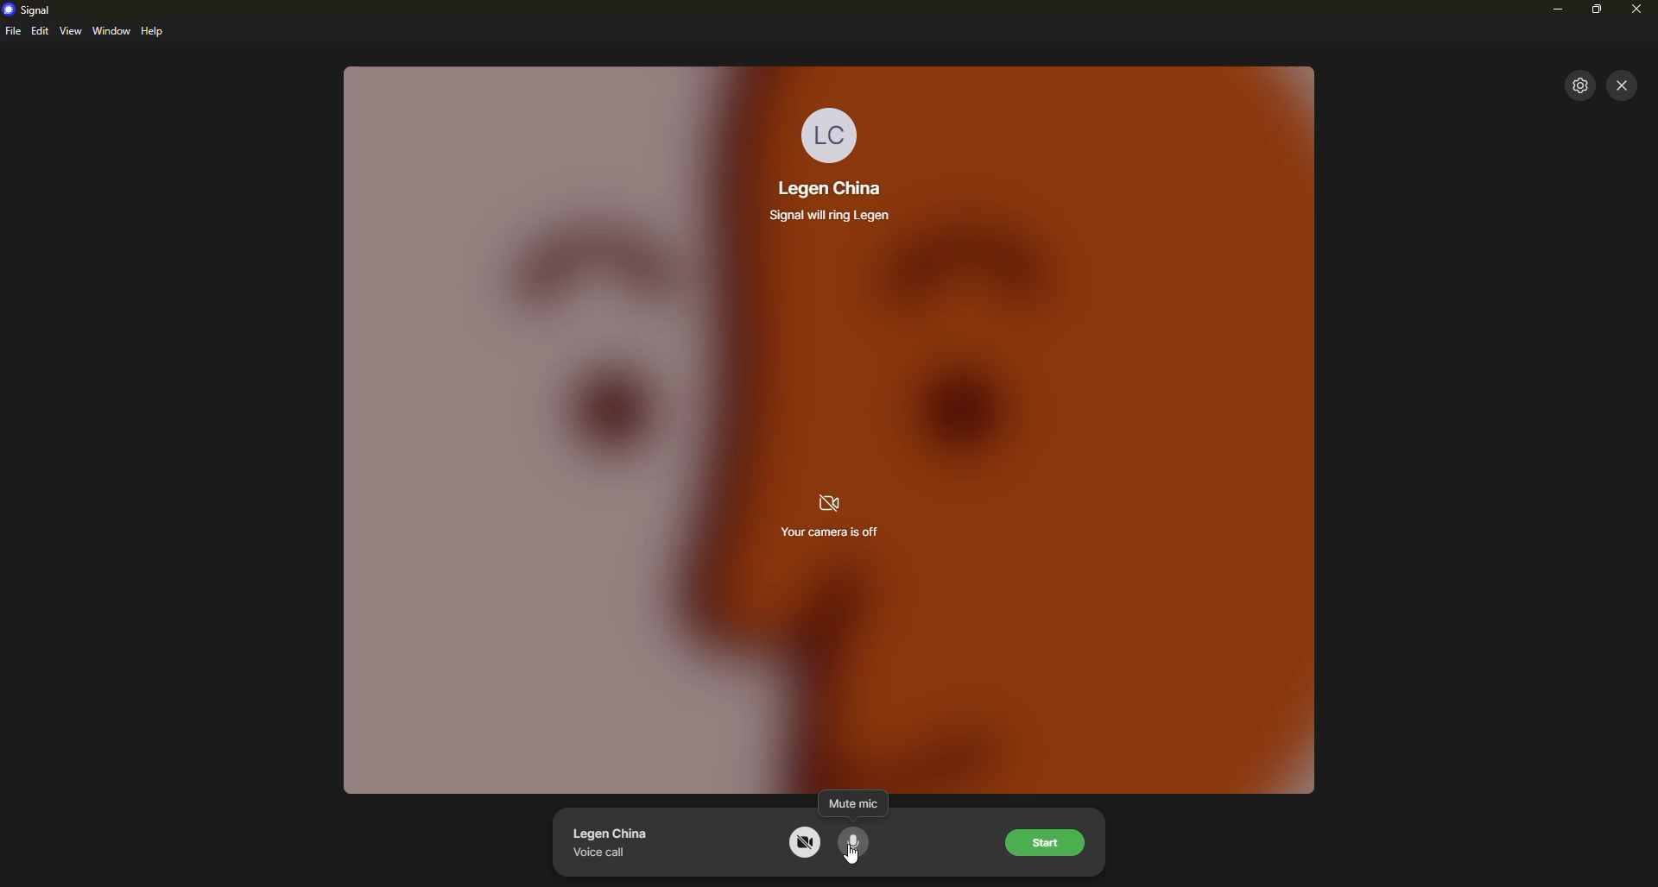 The height and width of the screenshot is (887, 1658). I want to click on camera off, so click(806, 842).